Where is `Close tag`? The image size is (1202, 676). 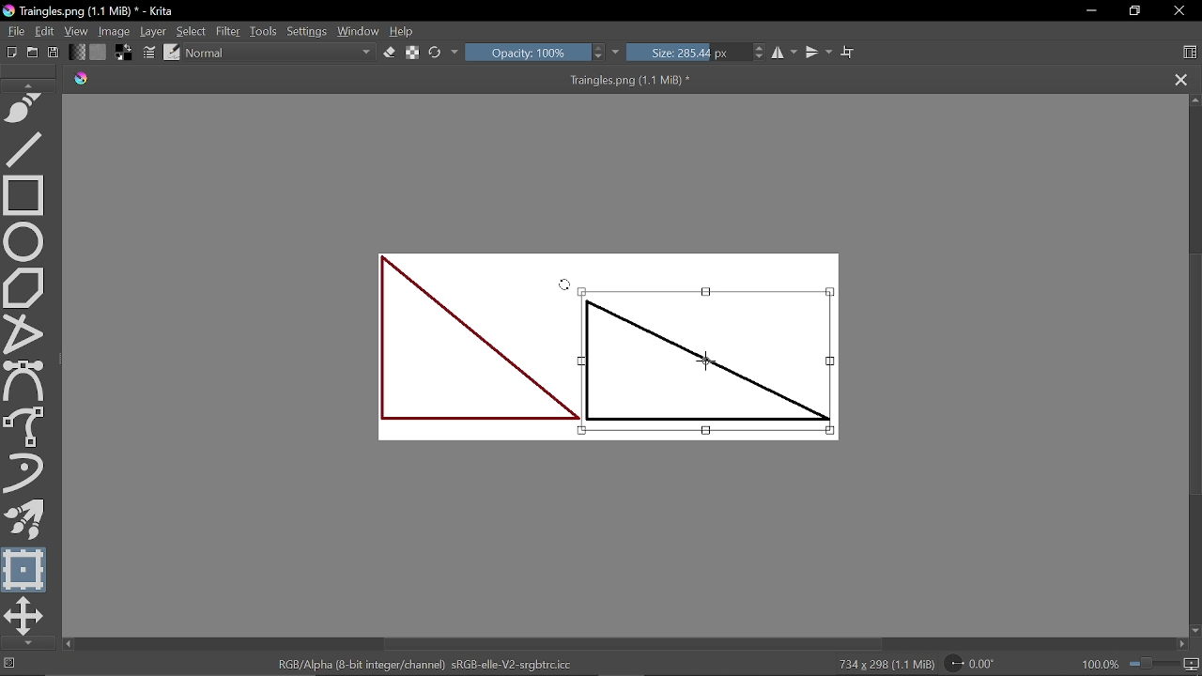
Close tag is located at coordinates (1182, 80).